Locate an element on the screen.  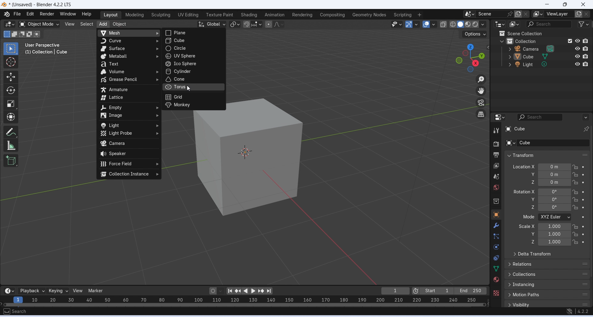
Rotation X axis is located at coordinates (524, 191).